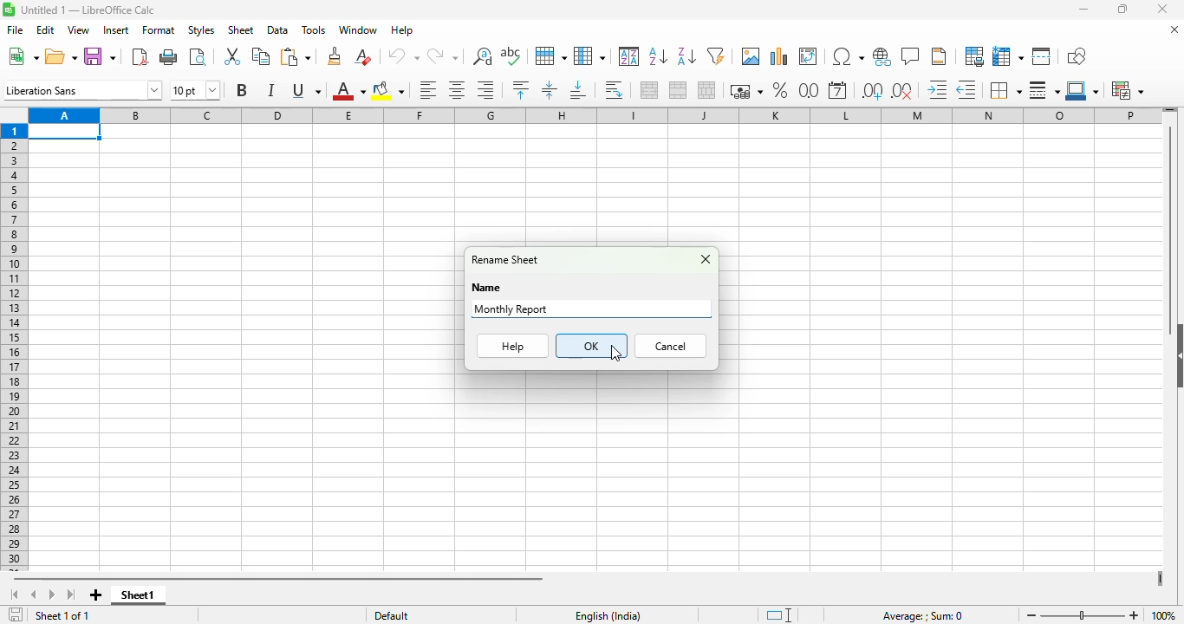  I want to click on freeze rows and columns, so click(1008, 55).